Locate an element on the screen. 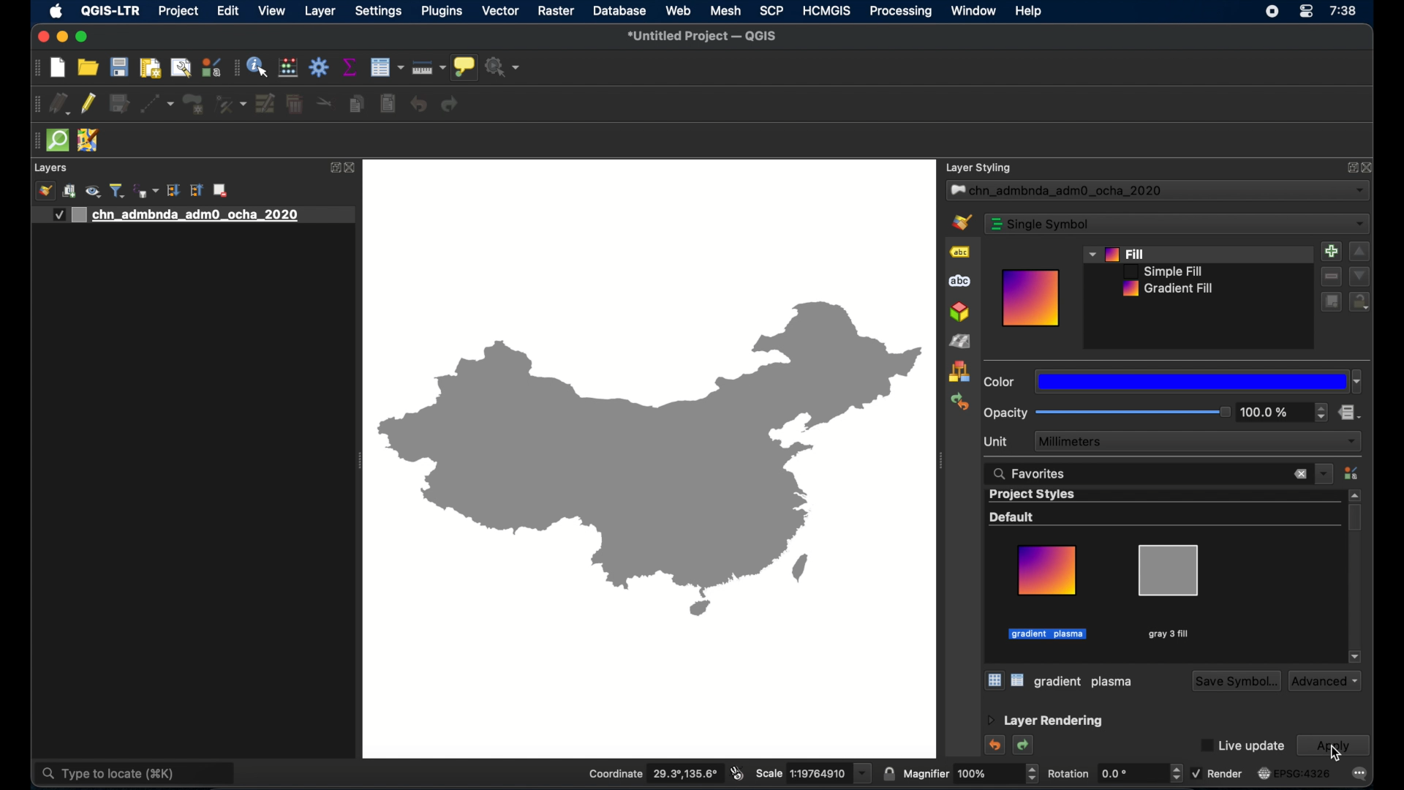 The width and height of the screenshot is (1404, 790). no action selected is located at coordinates (503, 67).